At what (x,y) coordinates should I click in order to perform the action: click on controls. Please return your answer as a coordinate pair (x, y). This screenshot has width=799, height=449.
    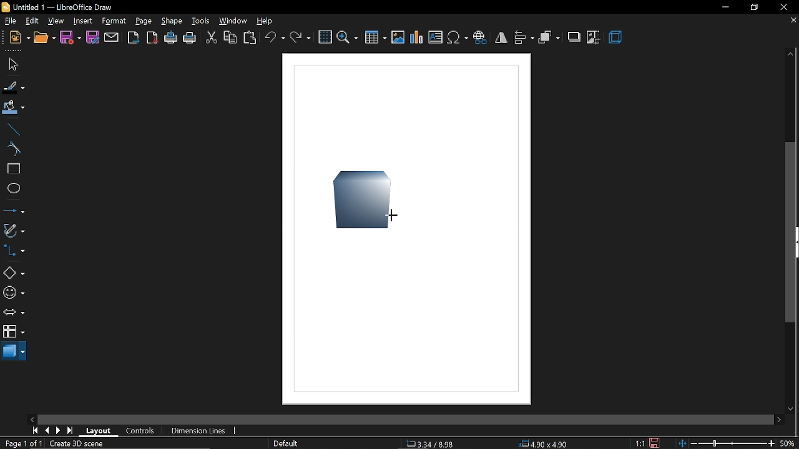
    Looking at the image, I should click on (142, 431).